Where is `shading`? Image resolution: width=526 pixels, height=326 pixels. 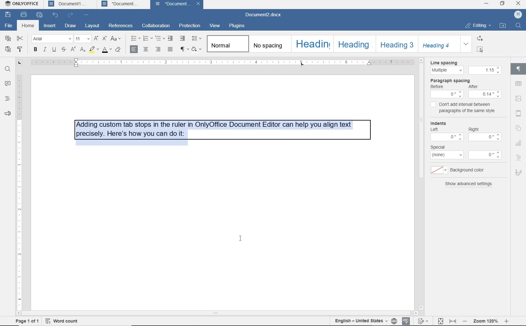 shading is located at coordinates (196, 49).